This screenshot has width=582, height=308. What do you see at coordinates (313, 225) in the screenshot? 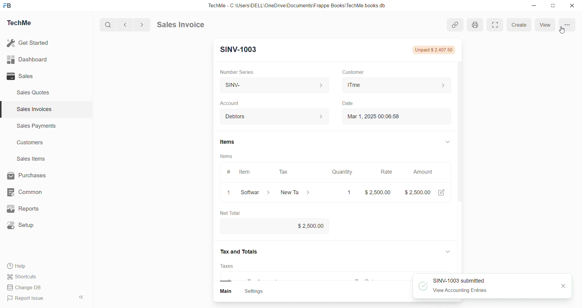
I see `$2,500.00` at bounding box center [313, 225].